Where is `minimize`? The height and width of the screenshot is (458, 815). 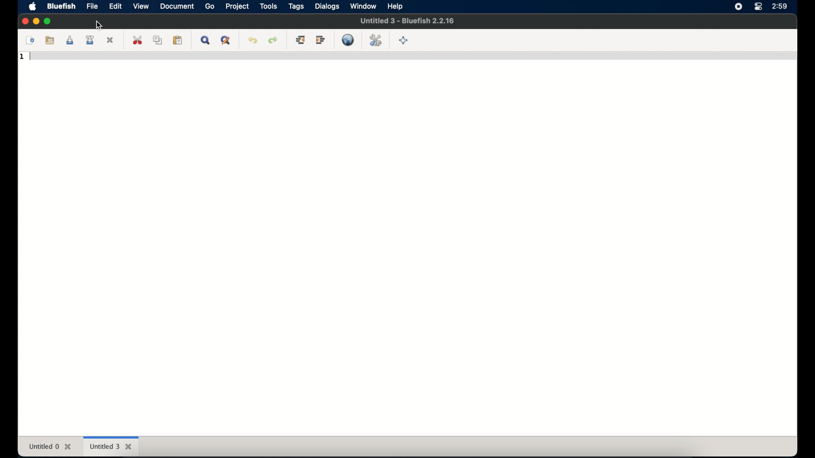
minimize is located at coordinates (36, 22).